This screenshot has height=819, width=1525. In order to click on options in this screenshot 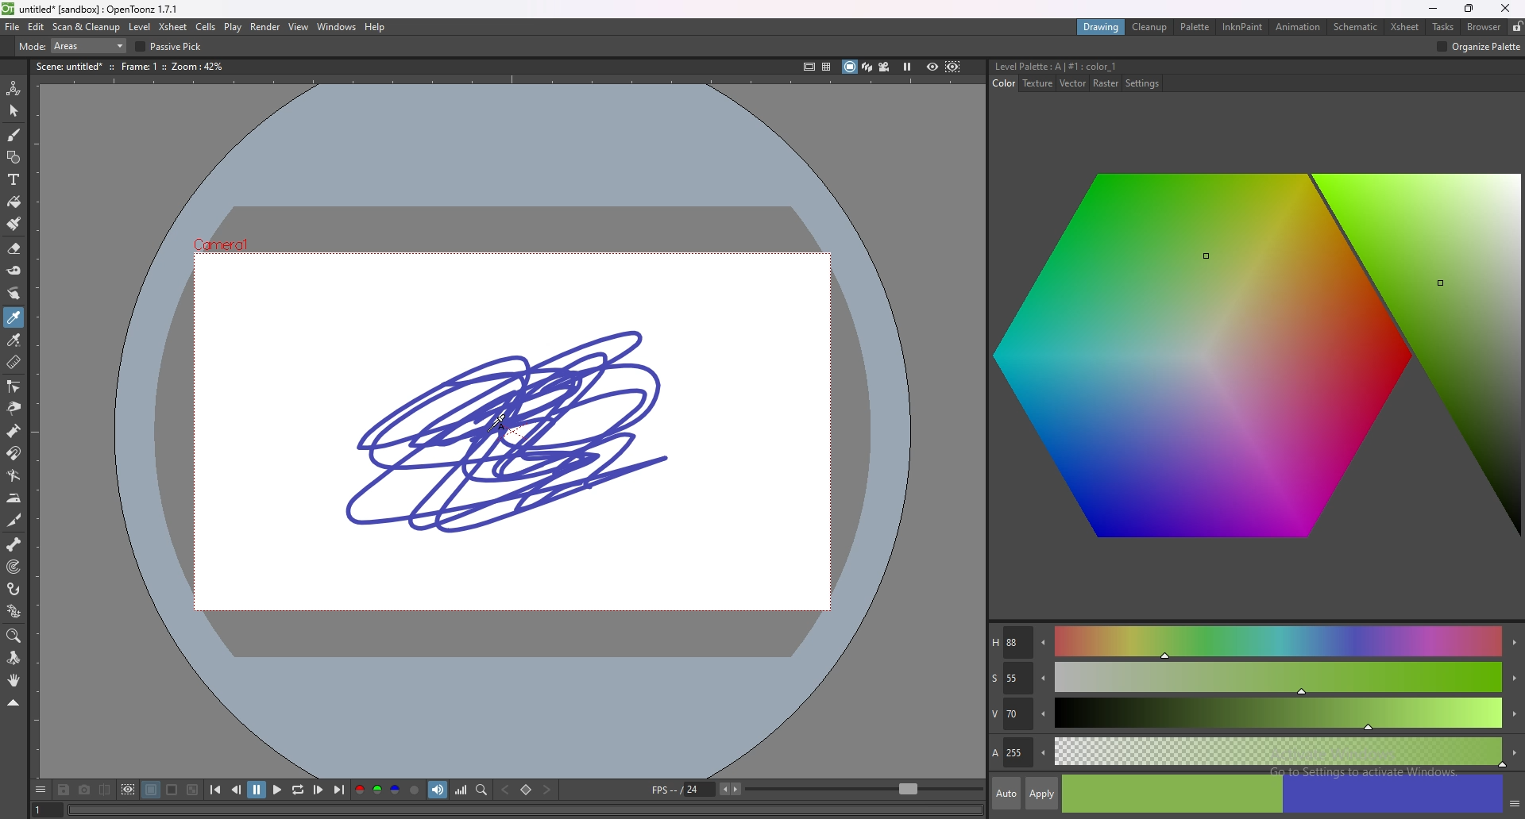, I will do `click(42, 790)`.